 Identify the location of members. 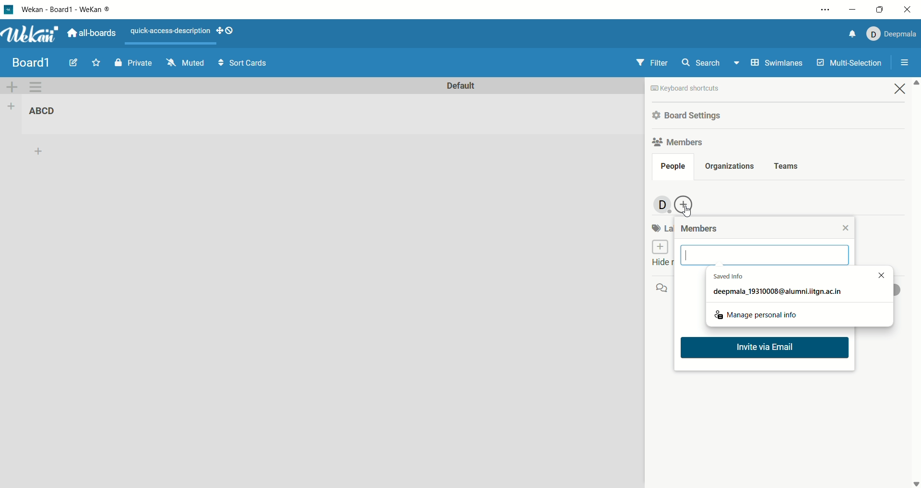
(680, 141).